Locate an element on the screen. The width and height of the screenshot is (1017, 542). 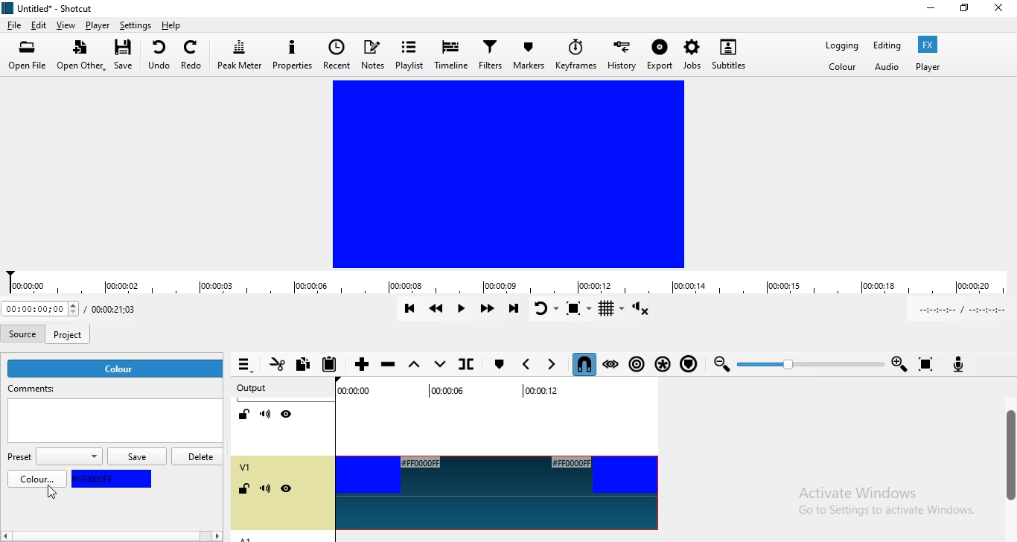
 is located at coordinates (811, 364).